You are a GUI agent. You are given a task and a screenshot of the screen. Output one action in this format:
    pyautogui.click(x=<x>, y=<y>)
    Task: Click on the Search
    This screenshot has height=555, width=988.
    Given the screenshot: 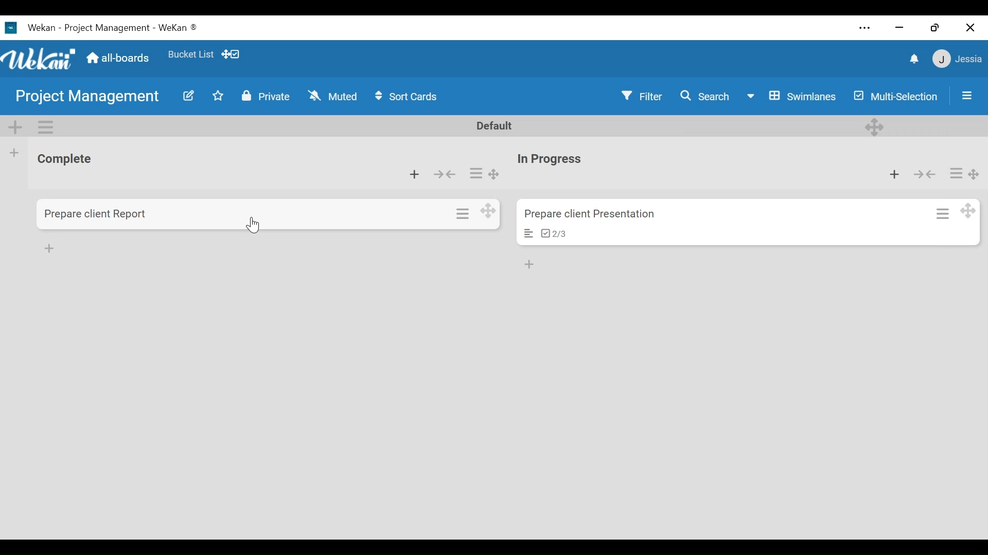 What is the action you would take?
    pyautogui.click(x=704, y=96)
    